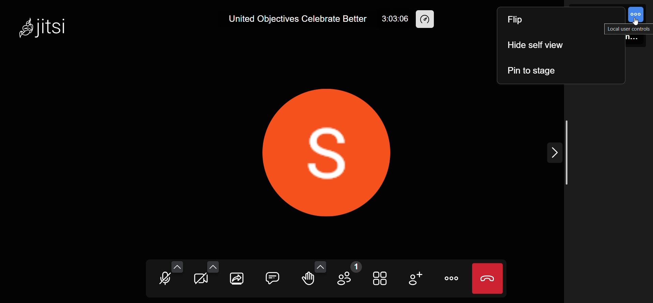 Image resolution: width=653 pixels, height=303 pixels. Describe the element at coordinates (44, 26) in the screenshot. I see `jitsi` at that location.